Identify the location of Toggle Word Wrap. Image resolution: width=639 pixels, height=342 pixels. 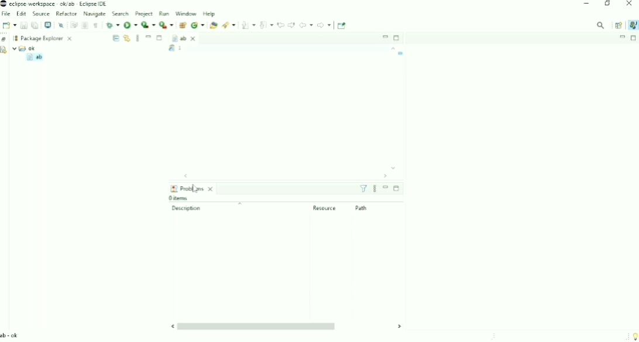
(73, 25).